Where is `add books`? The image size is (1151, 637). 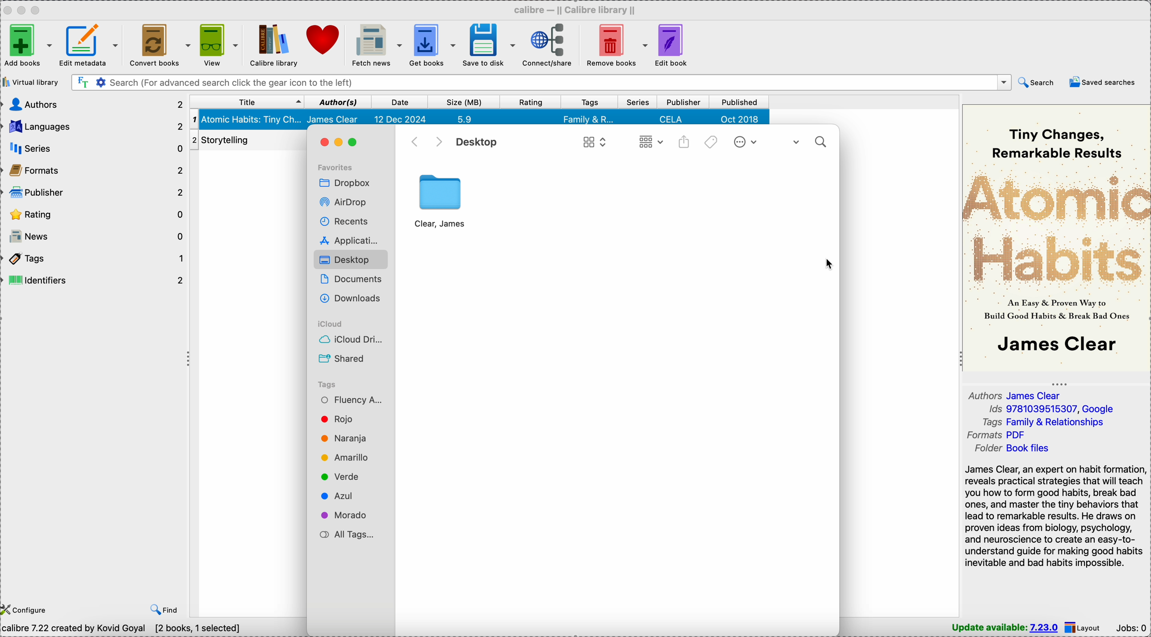 add books is located at coordinates (28, 45).